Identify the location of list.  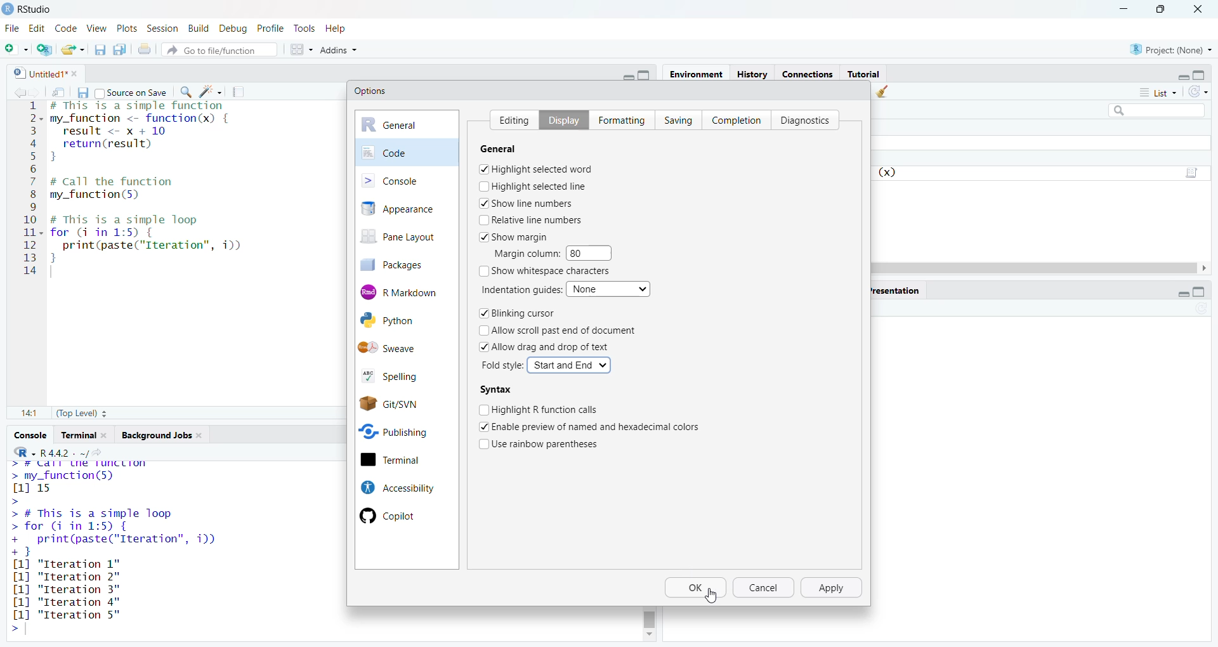
(1157, 95).